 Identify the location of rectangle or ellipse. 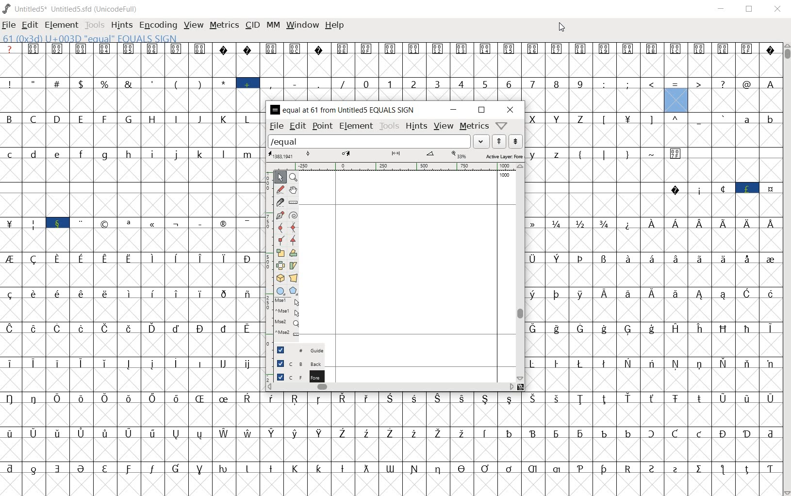
(281, 291).